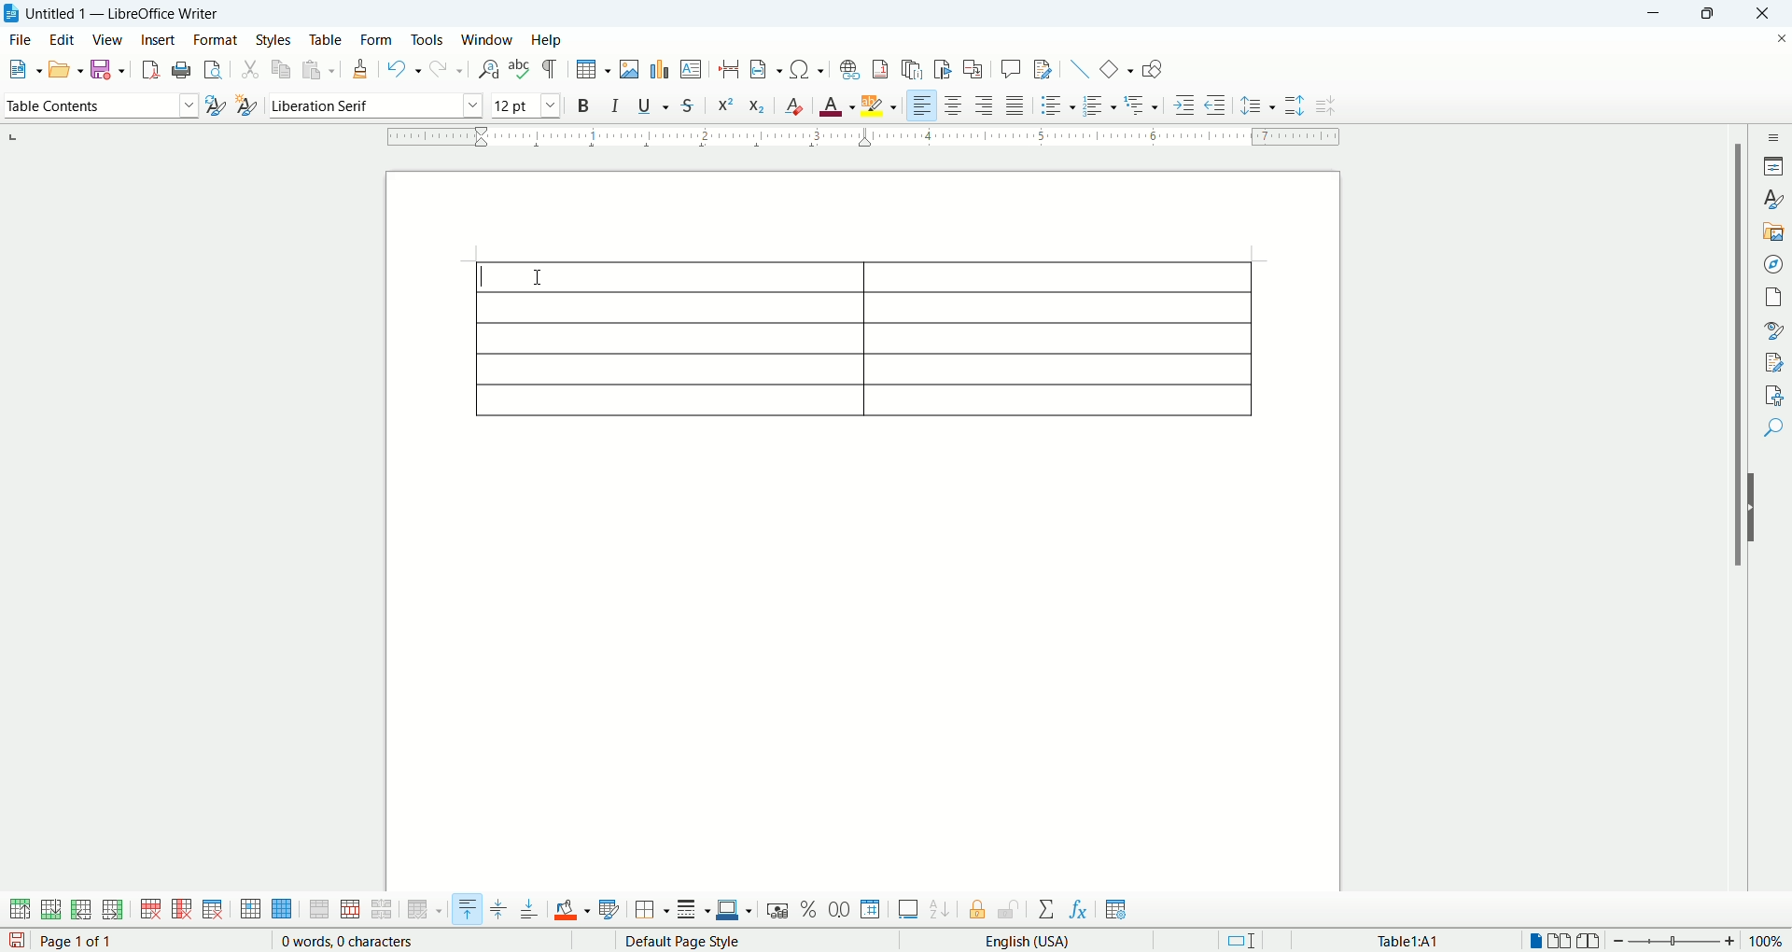  Describe the element at coordinates (1757, 508) in the screenshot. I see `hide` at that location.